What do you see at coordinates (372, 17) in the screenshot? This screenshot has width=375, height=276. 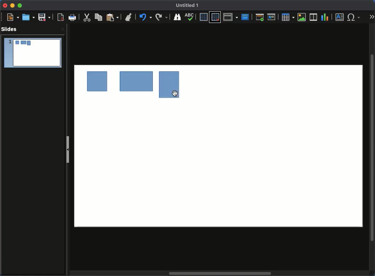 I see `More` at bounding box center [372, 17].